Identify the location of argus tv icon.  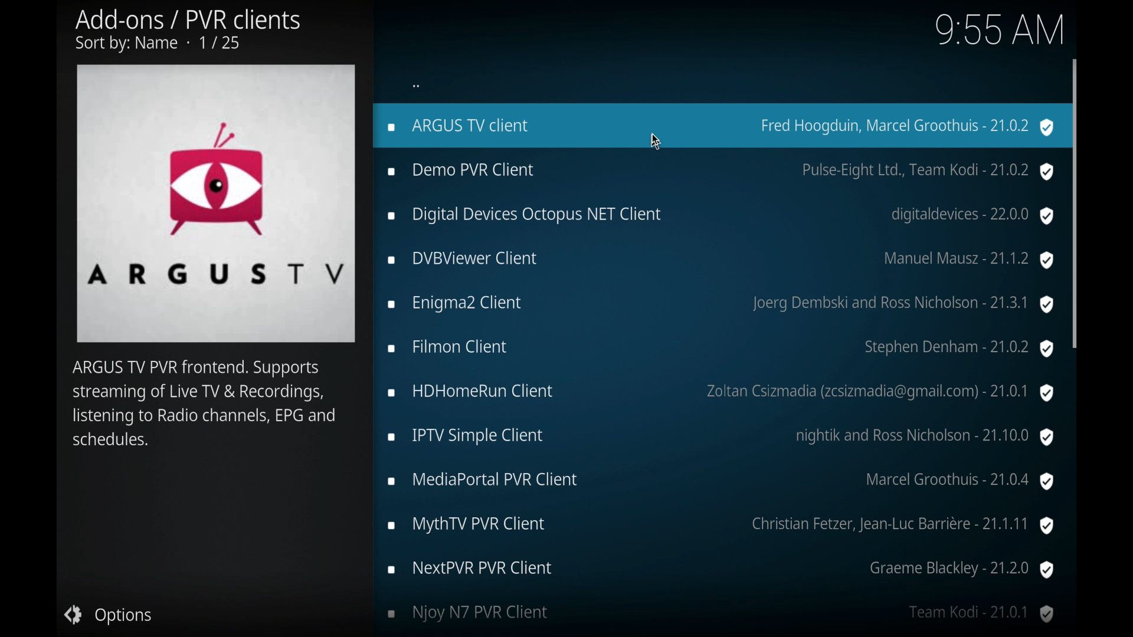
(216, 203).